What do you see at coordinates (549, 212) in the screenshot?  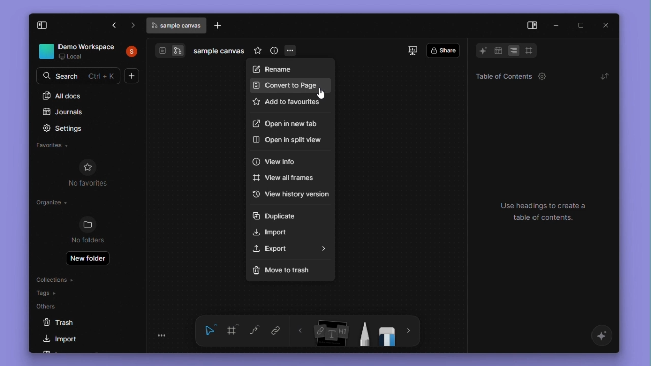 I see `text` at bounding box center [549, 212].